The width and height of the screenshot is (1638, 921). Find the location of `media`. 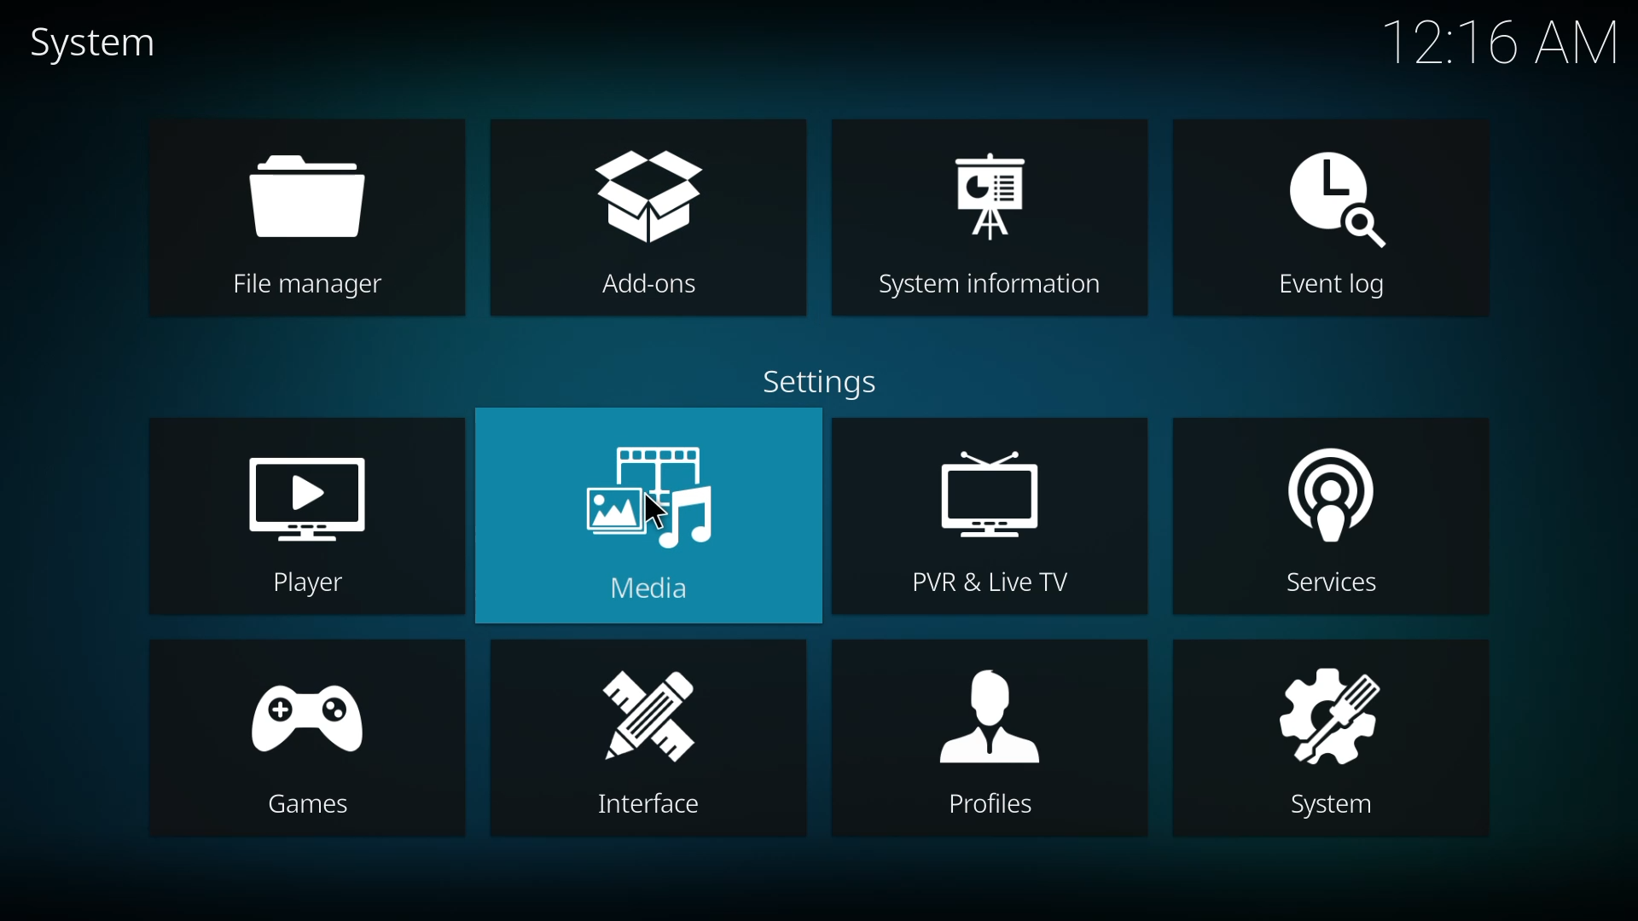

media is located at coordinates (646, 495).